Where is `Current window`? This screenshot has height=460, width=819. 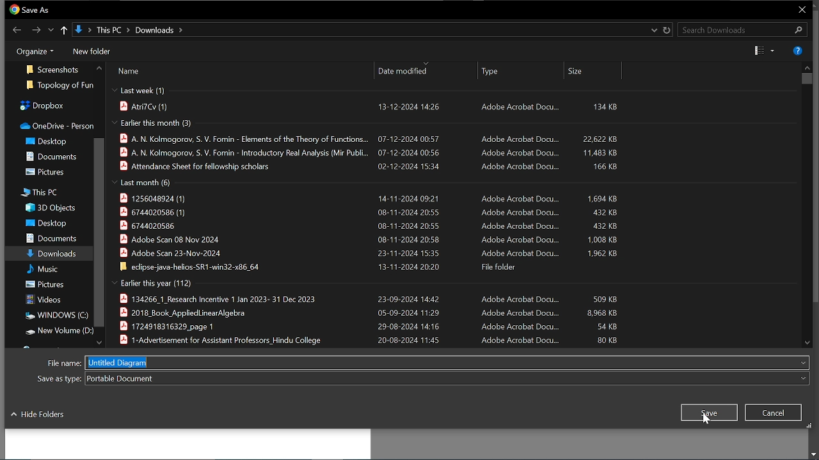 Current window is located at coordinates (32, 11).